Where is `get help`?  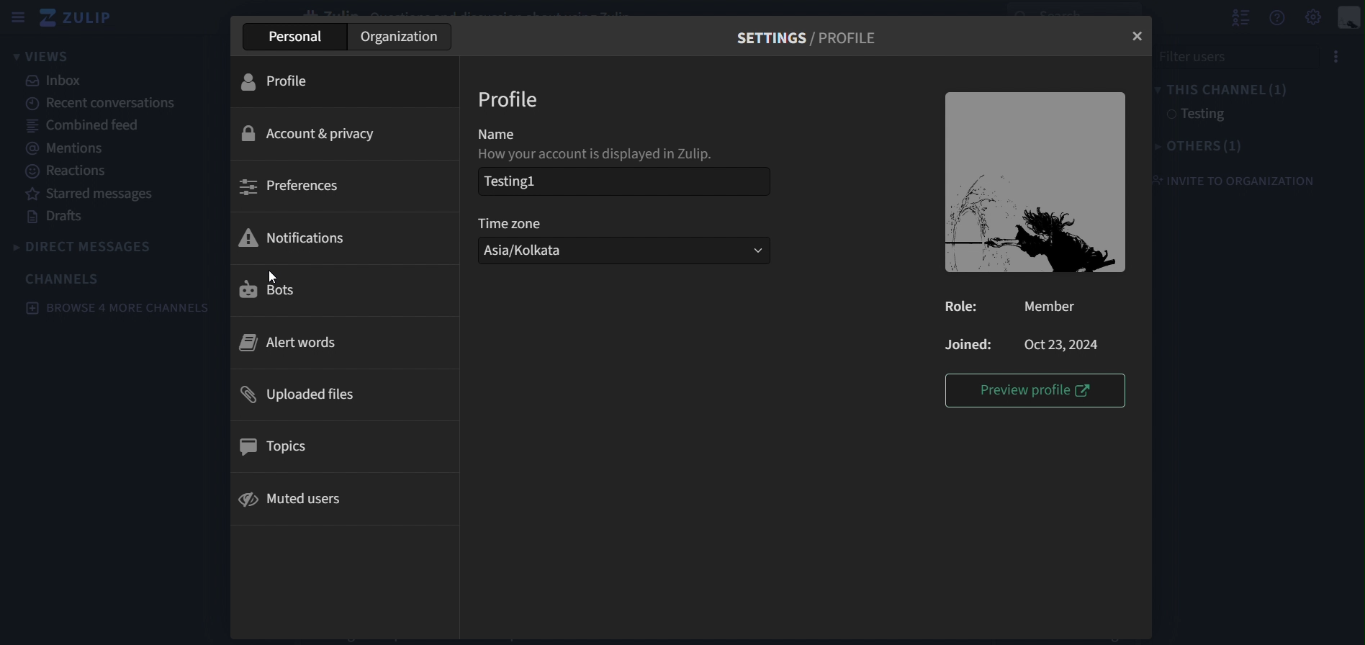 get help is located at coordinates (1279, 18).